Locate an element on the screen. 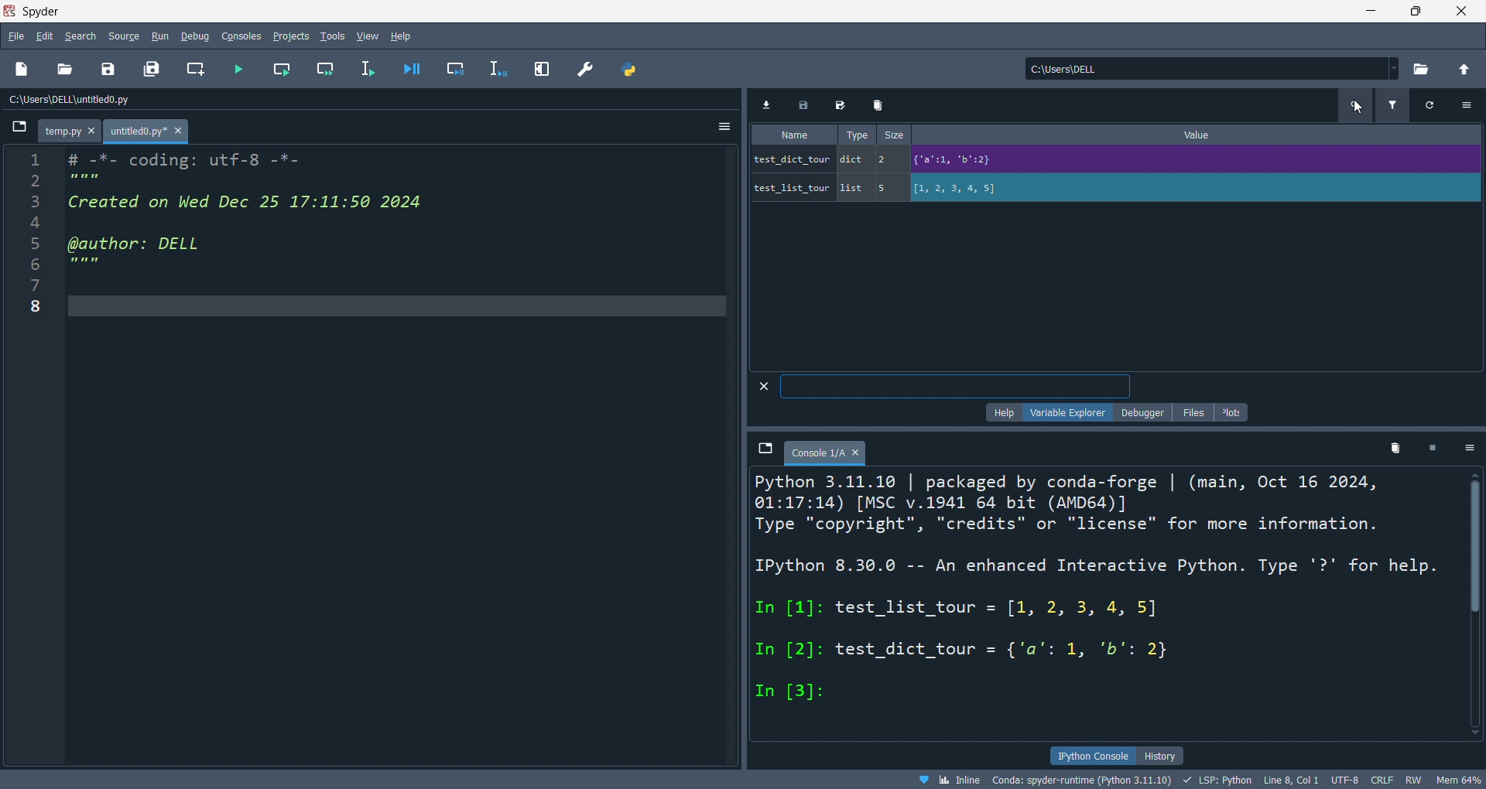  debug cell is located at coordinates (454, 68).